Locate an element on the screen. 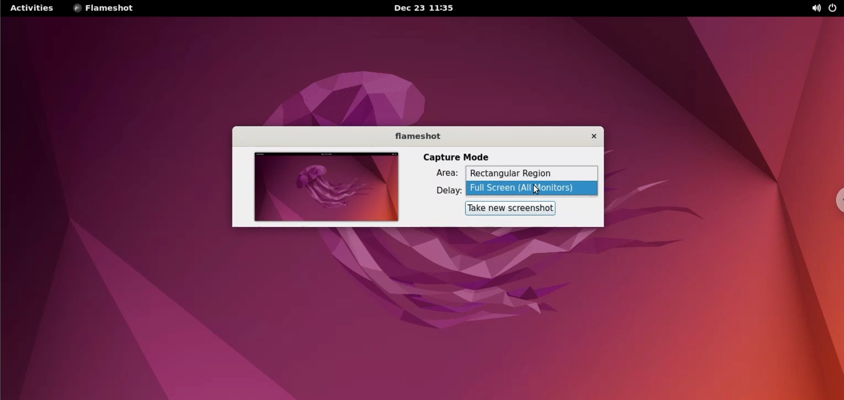 This screenshot has width=844, height=400. rectangular region is located at coordinates (533, 174).